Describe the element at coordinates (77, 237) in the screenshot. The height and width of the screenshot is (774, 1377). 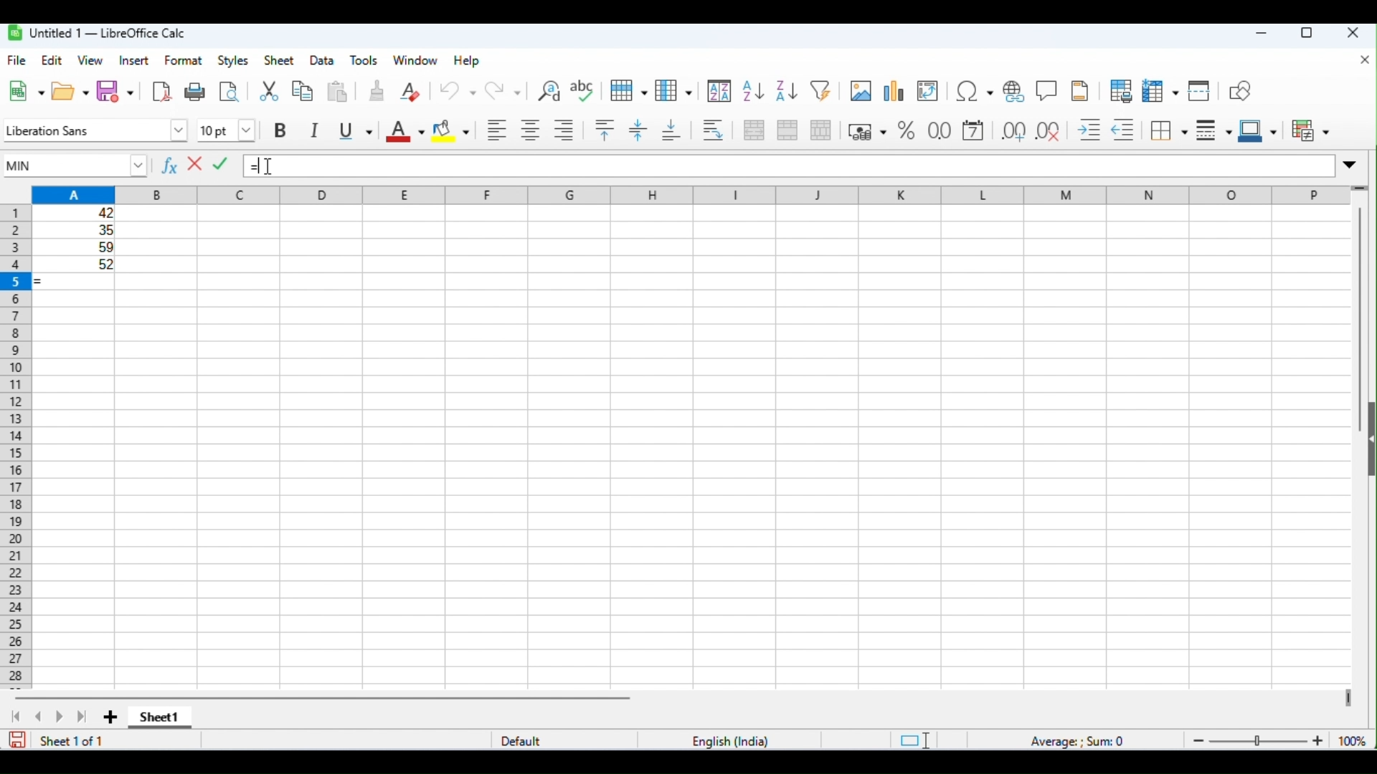
I see `range of cells` at that location.